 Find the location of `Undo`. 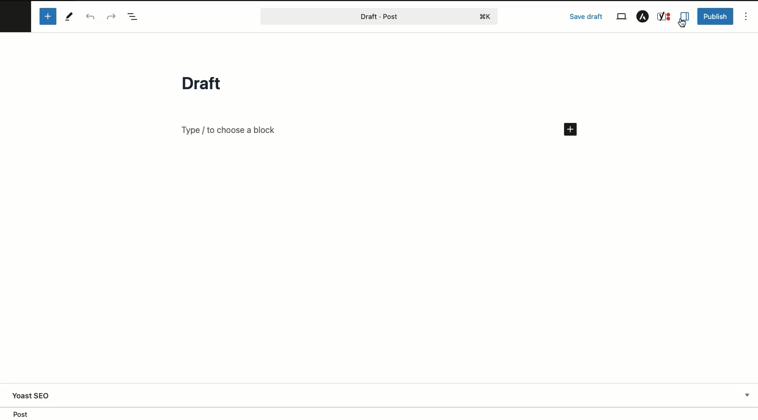

Undo is located at coordinates (92, 17).